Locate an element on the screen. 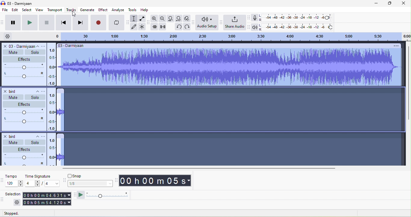 The height and width of the screenshot is (217, 411). horizontal scroll bar is located at coordinates (197, 168).